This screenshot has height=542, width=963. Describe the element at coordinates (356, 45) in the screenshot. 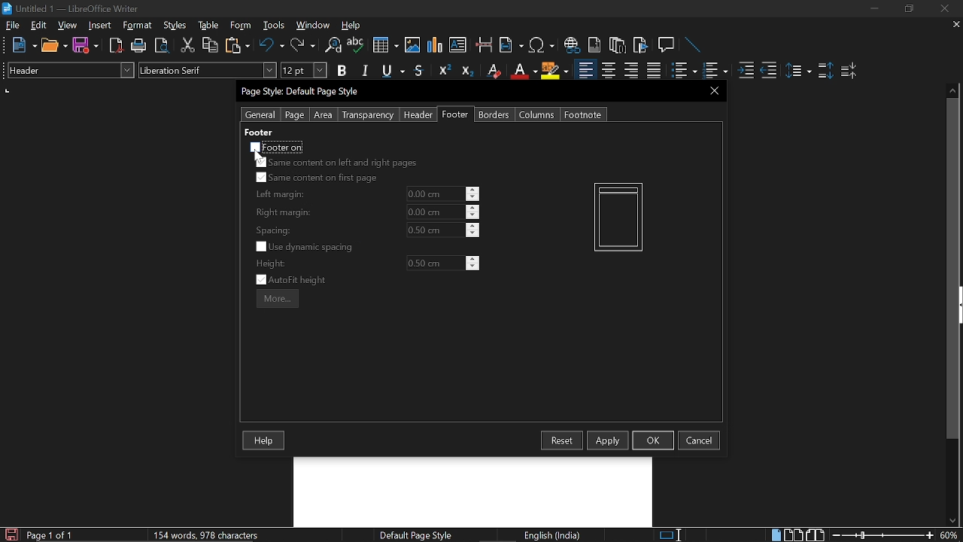

I see `Spell check` at that location.